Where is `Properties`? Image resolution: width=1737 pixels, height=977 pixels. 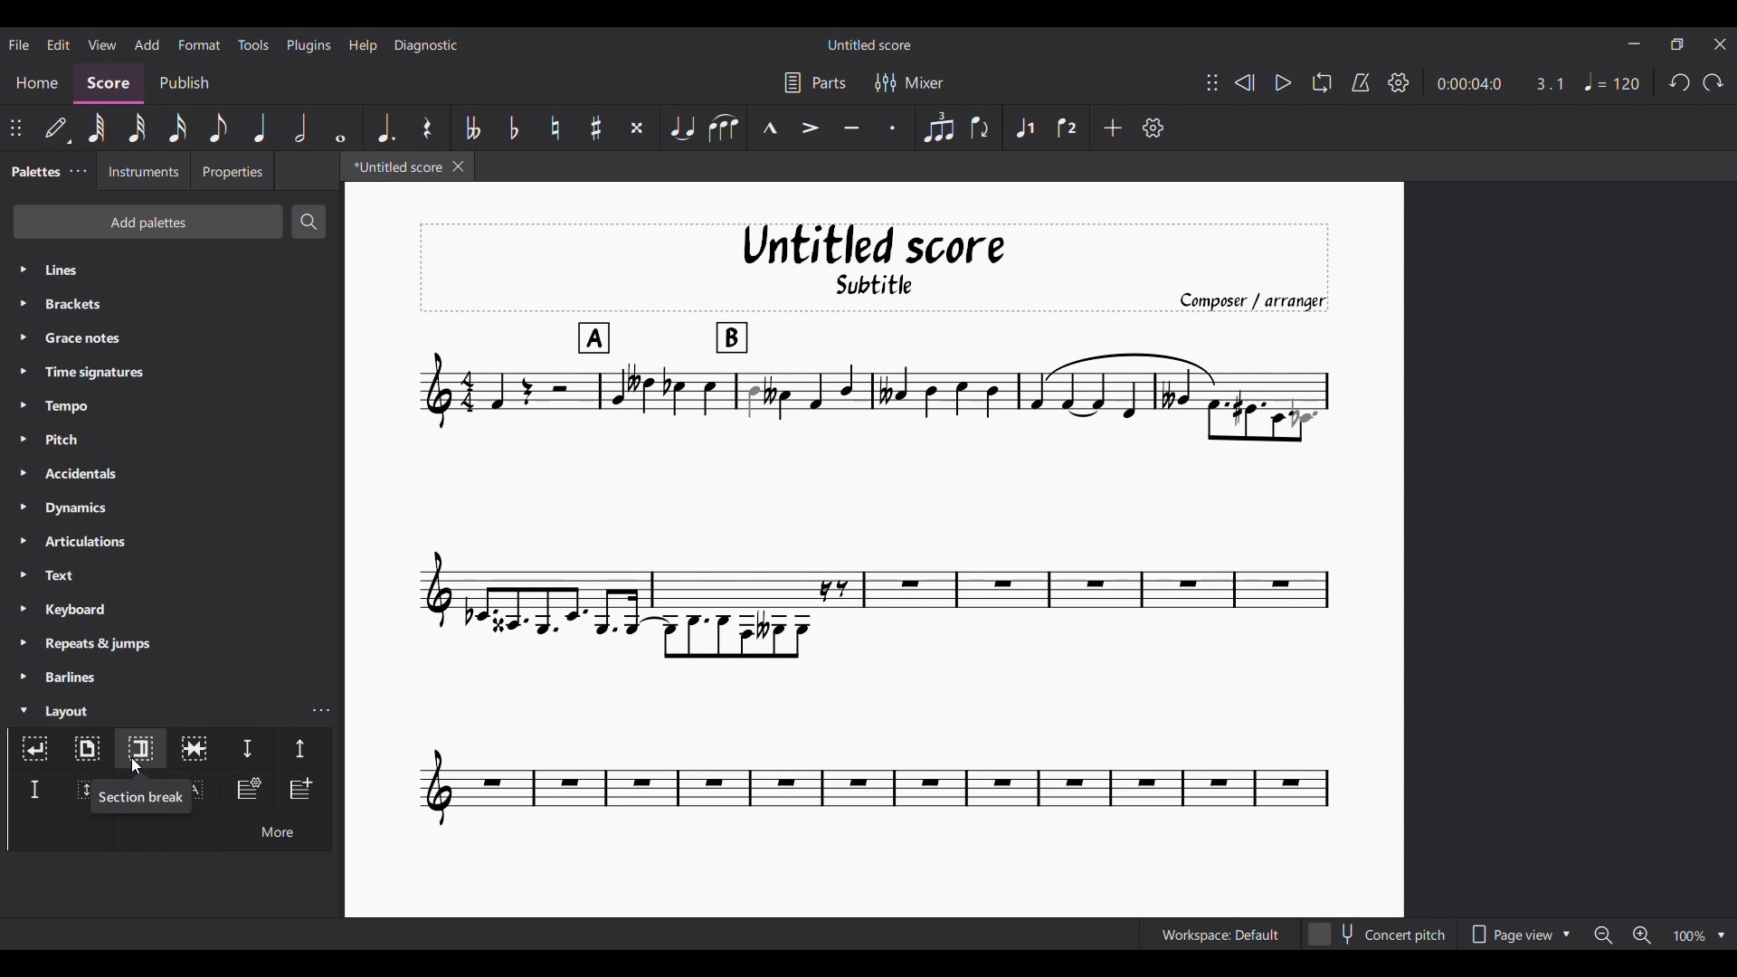 Properties is located at coordinates (233, 170).